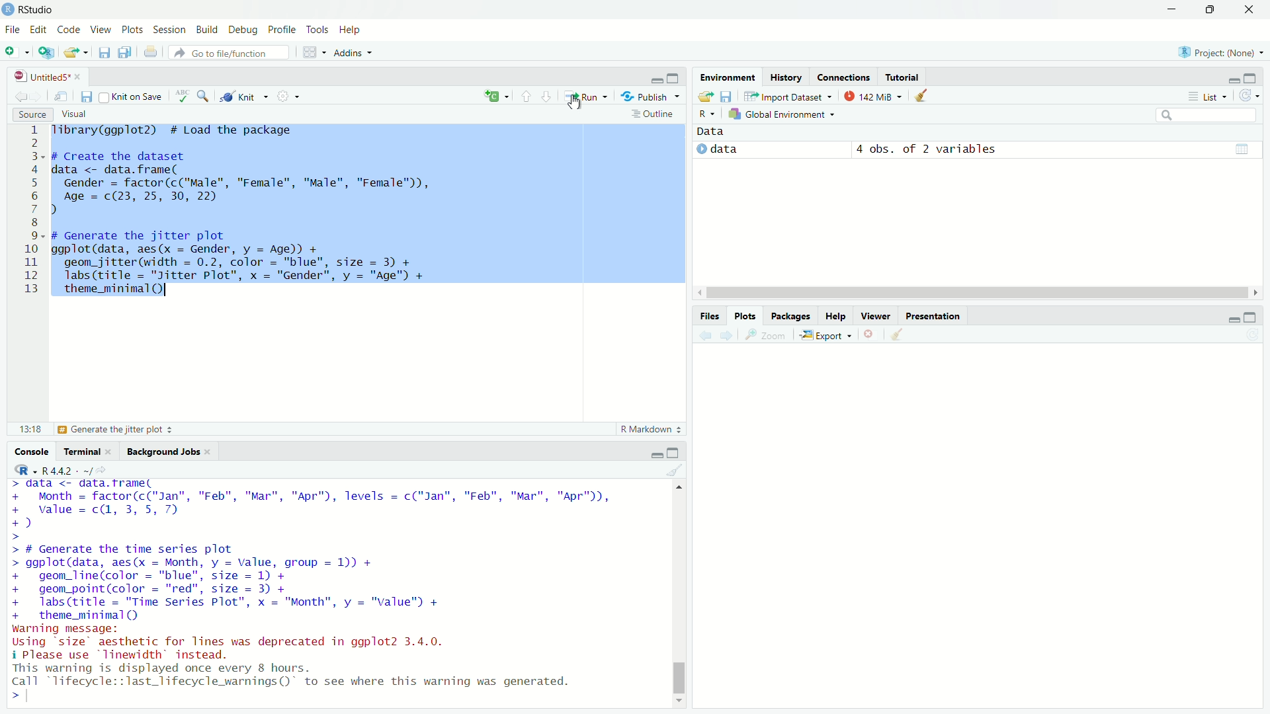  I want to click on select language, so click(19, 470).